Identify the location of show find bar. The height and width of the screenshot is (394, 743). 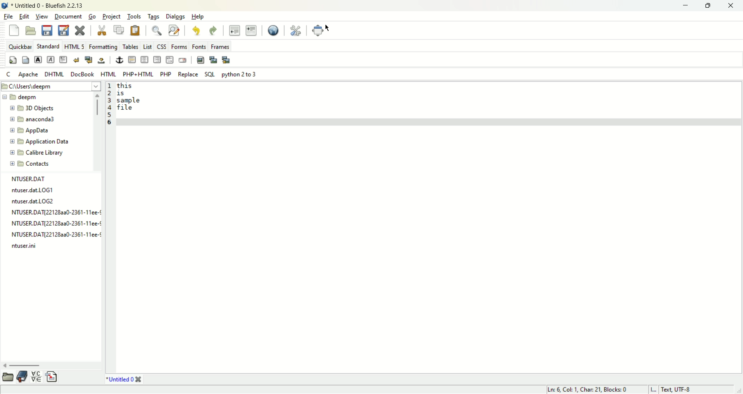
(156, 30).